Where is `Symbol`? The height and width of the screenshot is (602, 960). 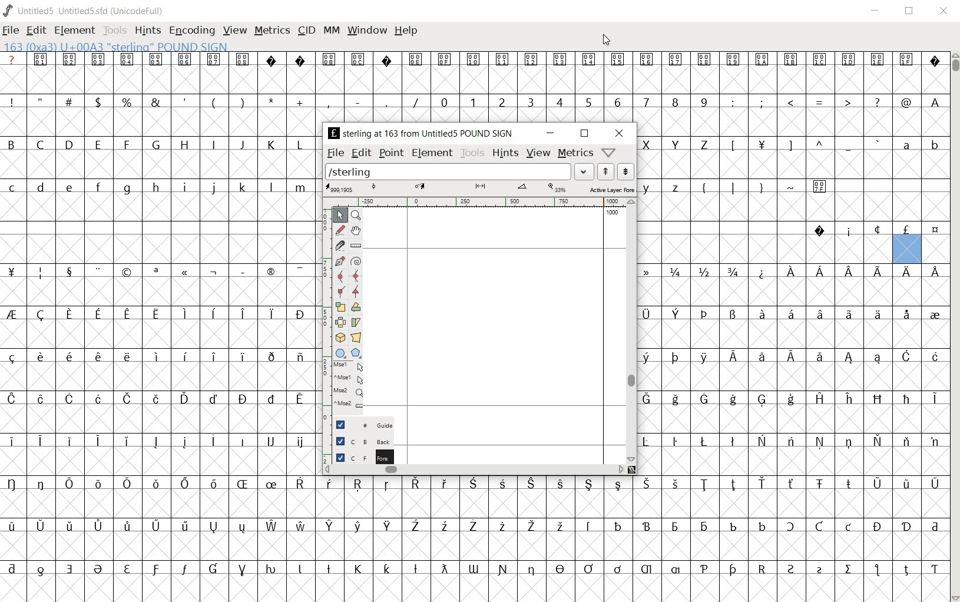 Symbol is located at coordinates (184, 571).